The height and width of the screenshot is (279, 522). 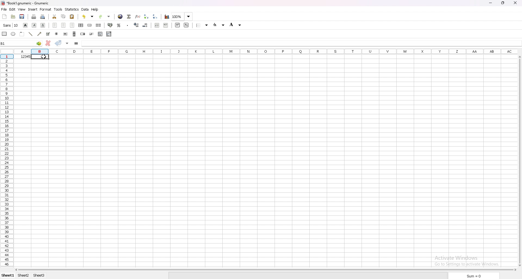 I want to click on copy, so click(x=63, y=17).